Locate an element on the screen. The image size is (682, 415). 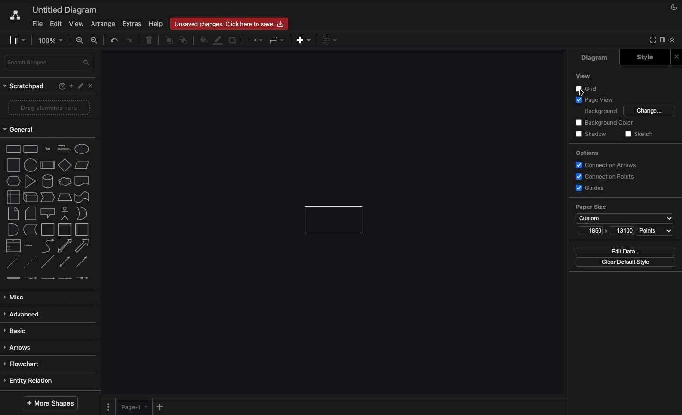
Arrange is located at coordinates (102, 24).